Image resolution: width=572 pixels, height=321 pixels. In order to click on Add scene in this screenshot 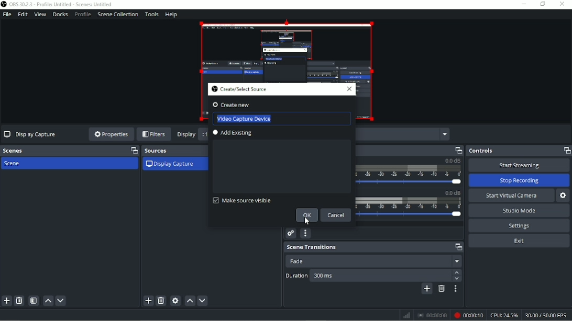, I will do `click(6, 302)`.